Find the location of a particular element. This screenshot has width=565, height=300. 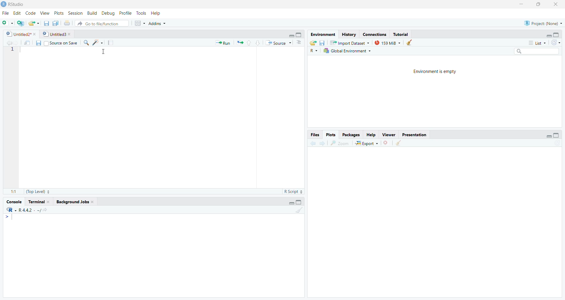

Up is located at coordinates (249, 42).